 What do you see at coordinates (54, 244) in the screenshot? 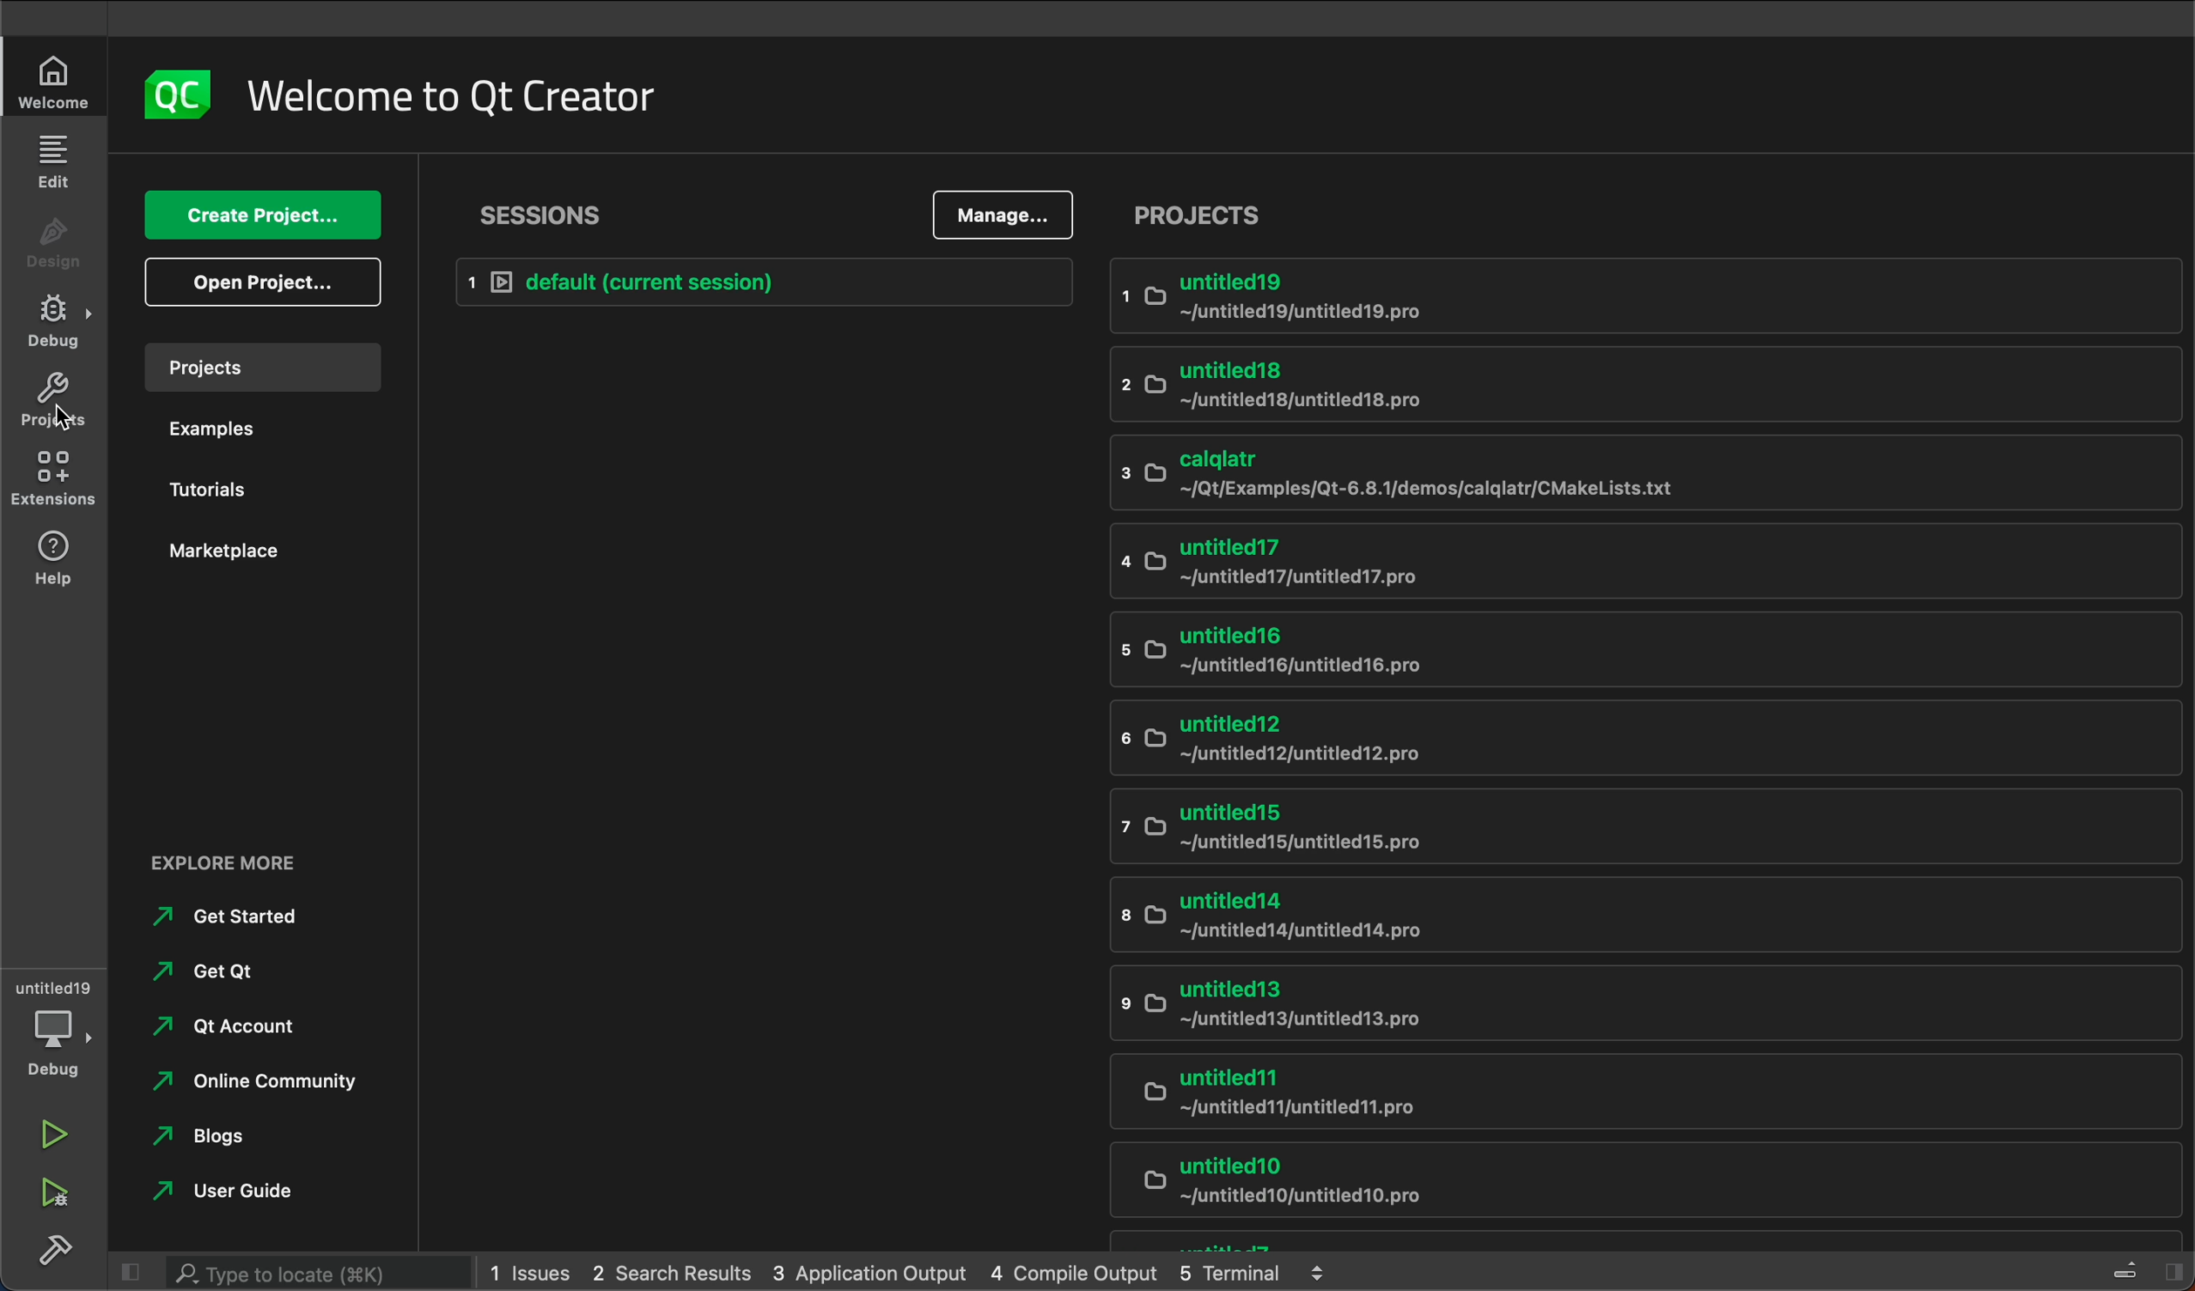
I see `design` at bounding box center [54, 244].